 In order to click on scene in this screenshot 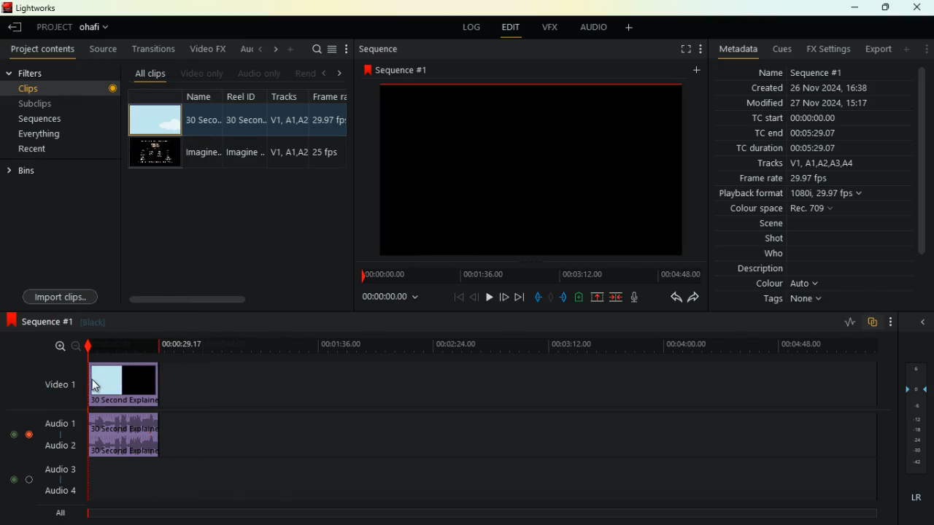, I will do `click(755, 225)`.